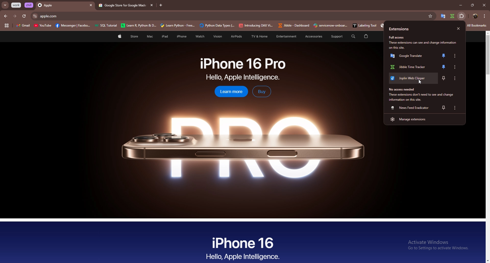 The image size is (490, 263). What do you see at coordinates (331, 25) in the screenshot?
I see `he
<£ senvicenow-onboar...` at bounding box center [331, 25].